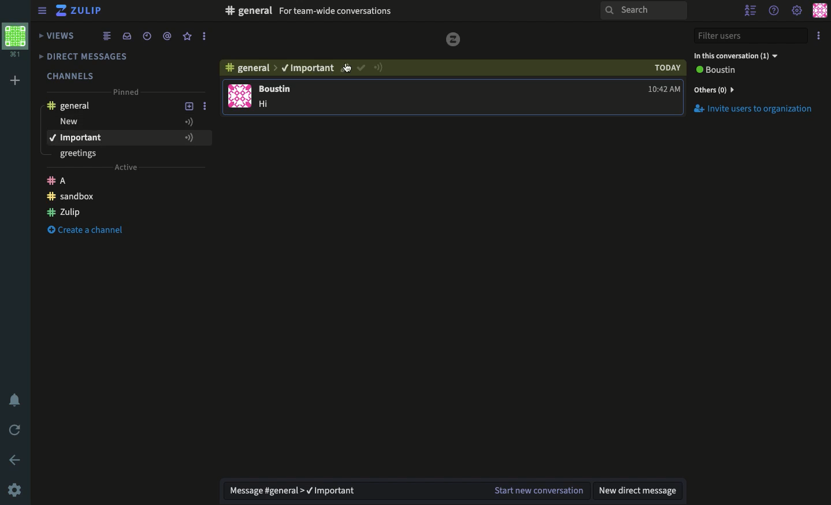  I want to click on Inbox, so click(365, 12).